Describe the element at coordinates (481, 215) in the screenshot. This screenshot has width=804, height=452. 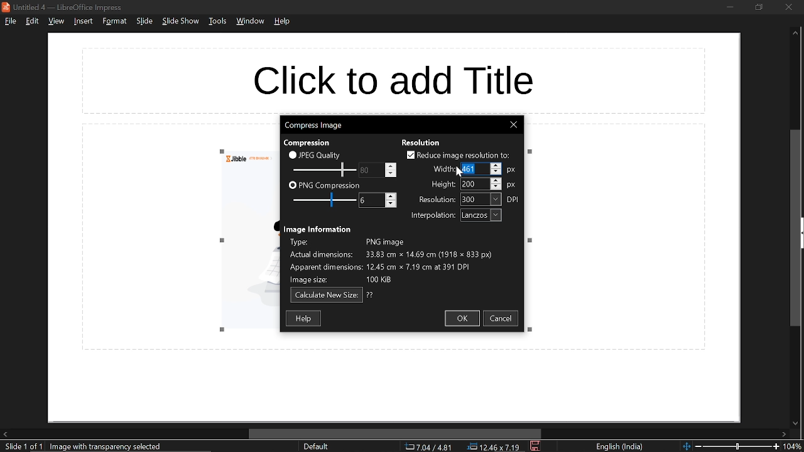
I see `interpolation` at that location.